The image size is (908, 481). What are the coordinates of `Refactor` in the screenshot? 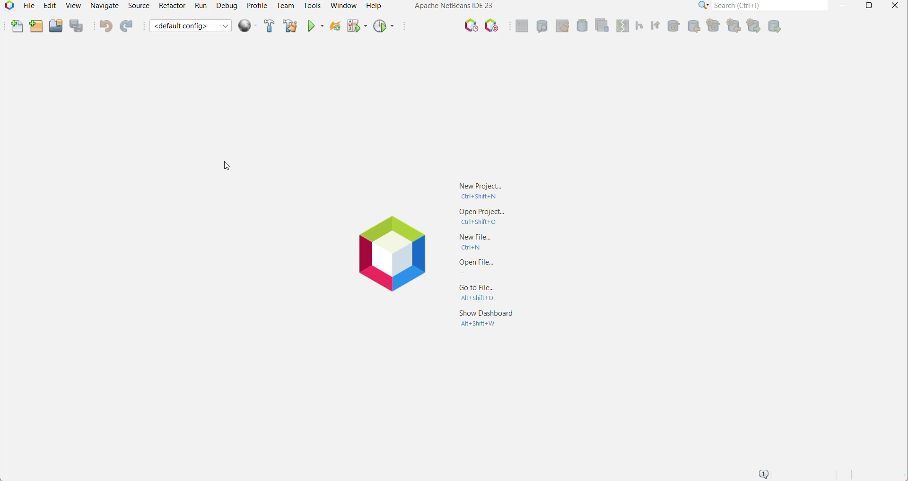 It's located at (171, 6).